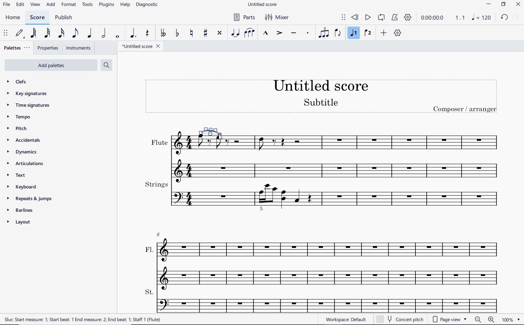 The image size is (524, 325). What do you see at coordinates (118, 37) in the screenshot?
I see `WHOLE NOTE` at bounding box center [118, 37].